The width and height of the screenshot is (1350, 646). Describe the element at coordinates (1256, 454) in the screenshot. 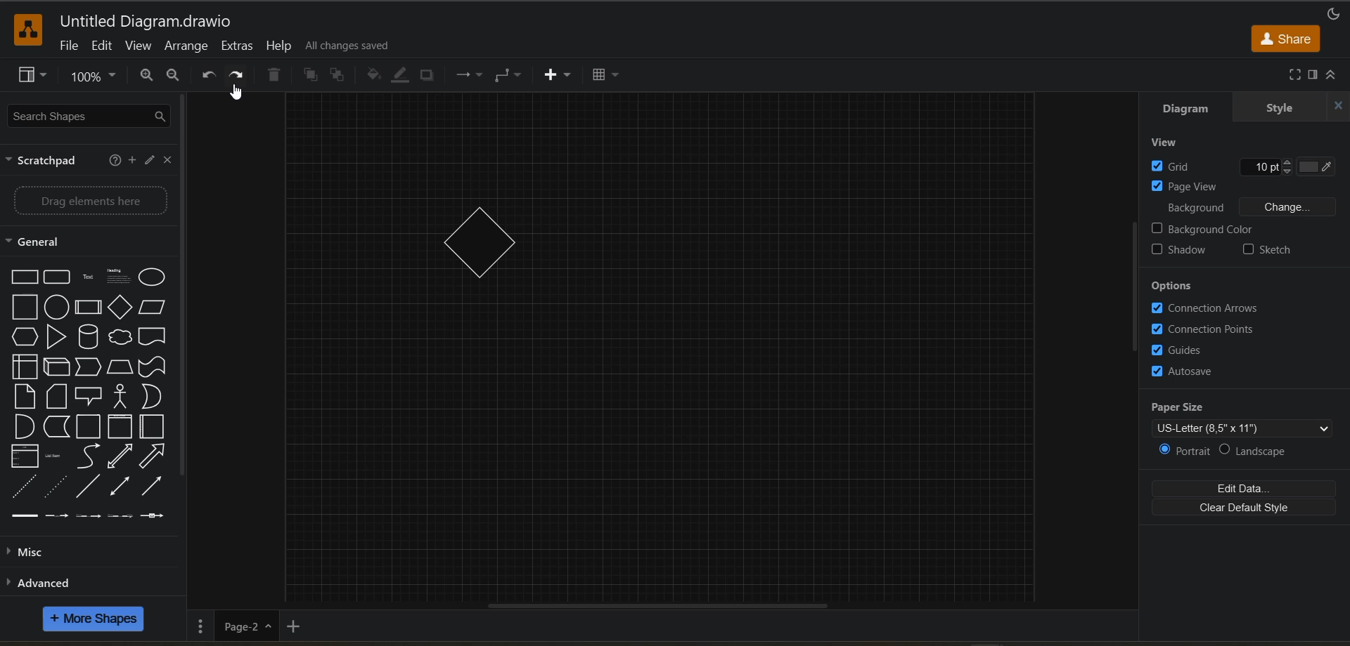

I see `landscape` at that location.